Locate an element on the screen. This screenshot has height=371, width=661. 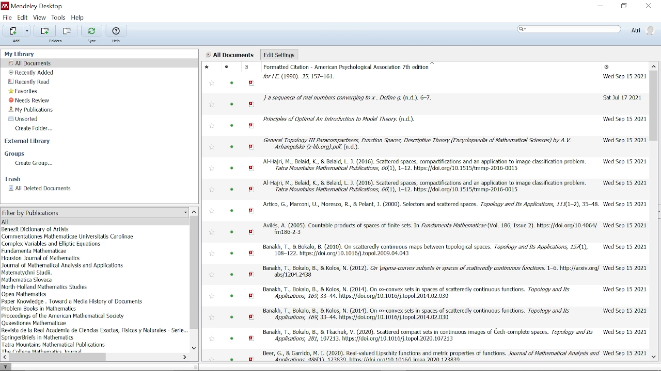
Filter by publication is located at coordinates (94, 213).